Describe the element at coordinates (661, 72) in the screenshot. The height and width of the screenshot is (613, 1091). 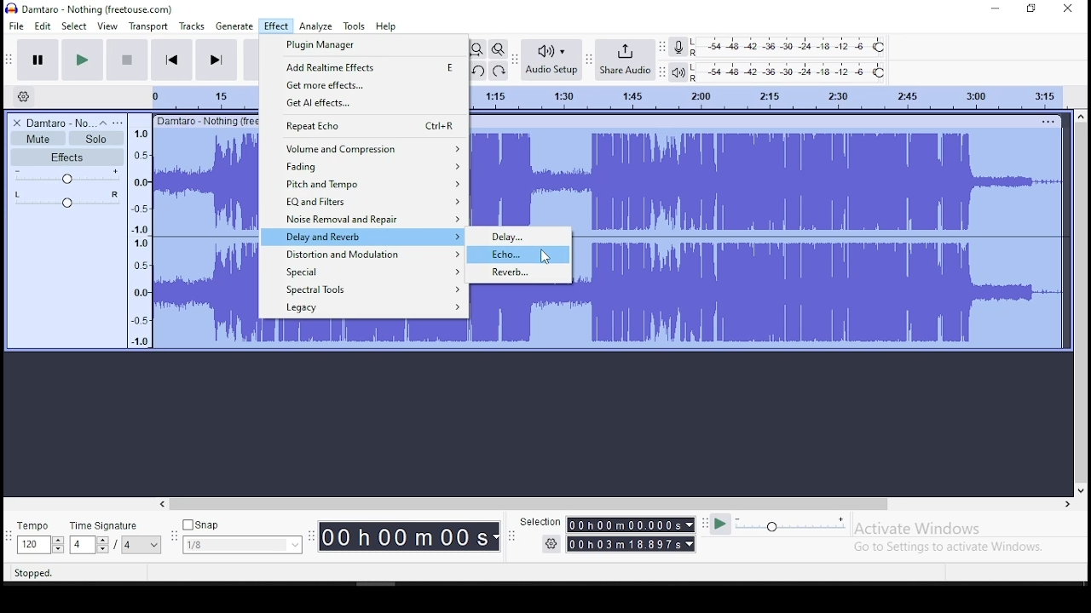
I see `` at that location.